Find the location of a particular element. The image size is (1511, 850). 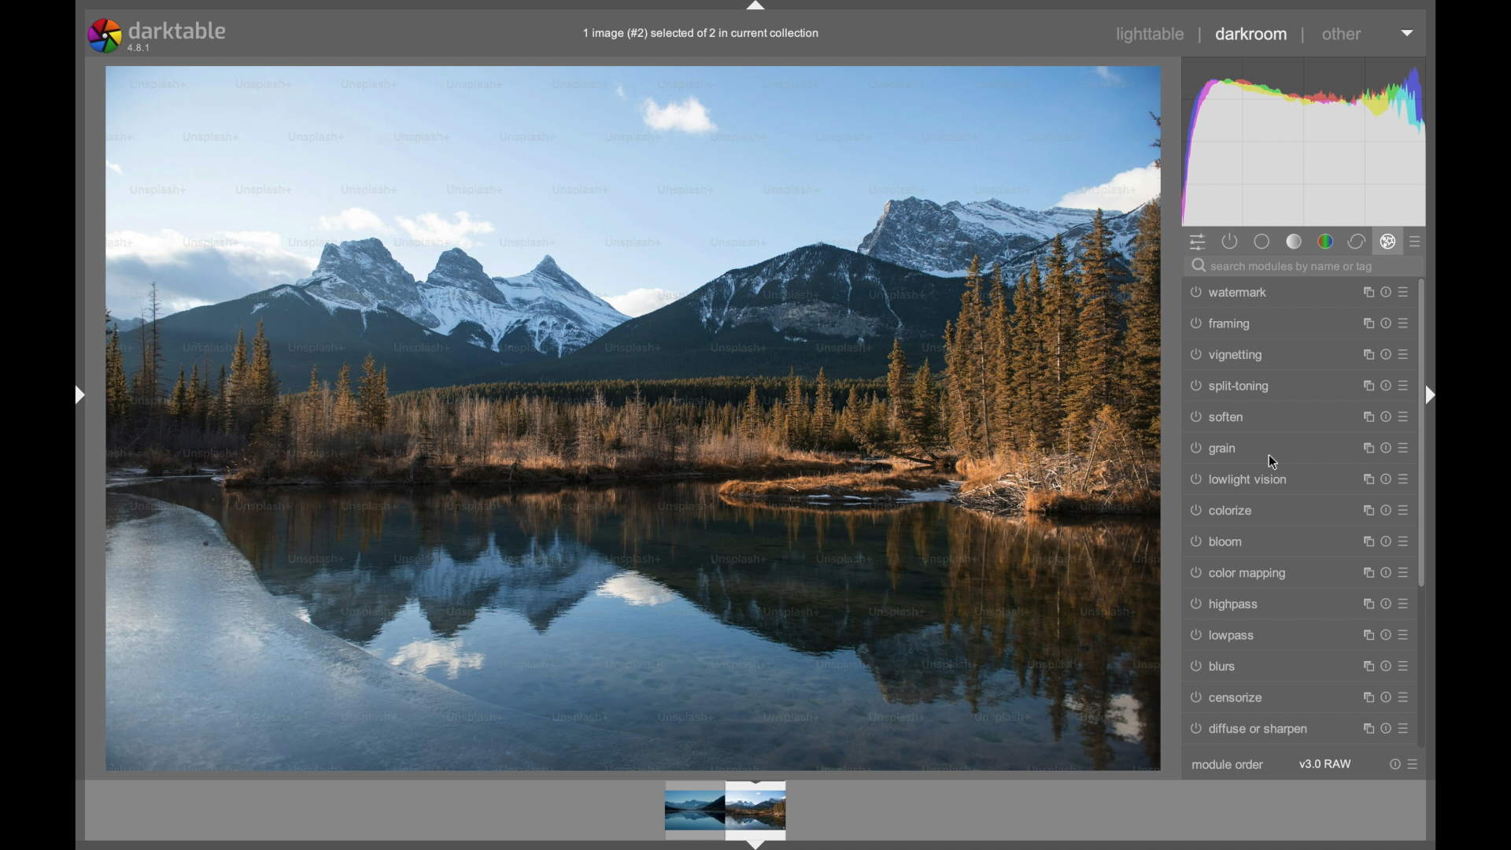

presets is located at coordinates (1406, 323).